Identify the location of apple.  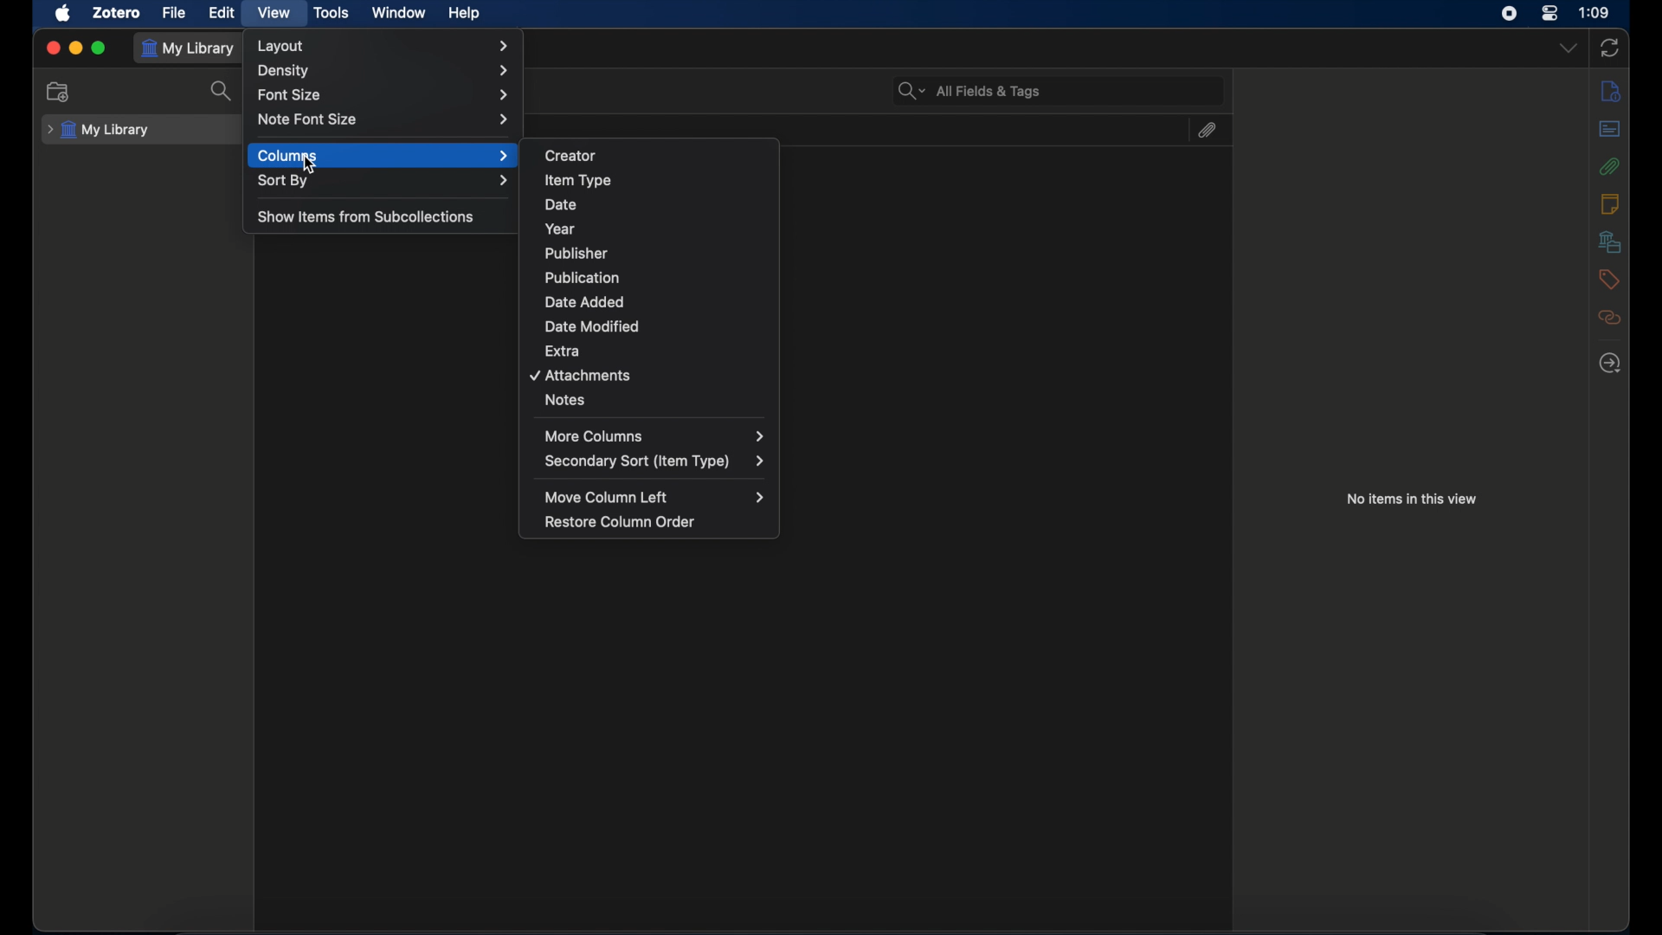
(64, 14).